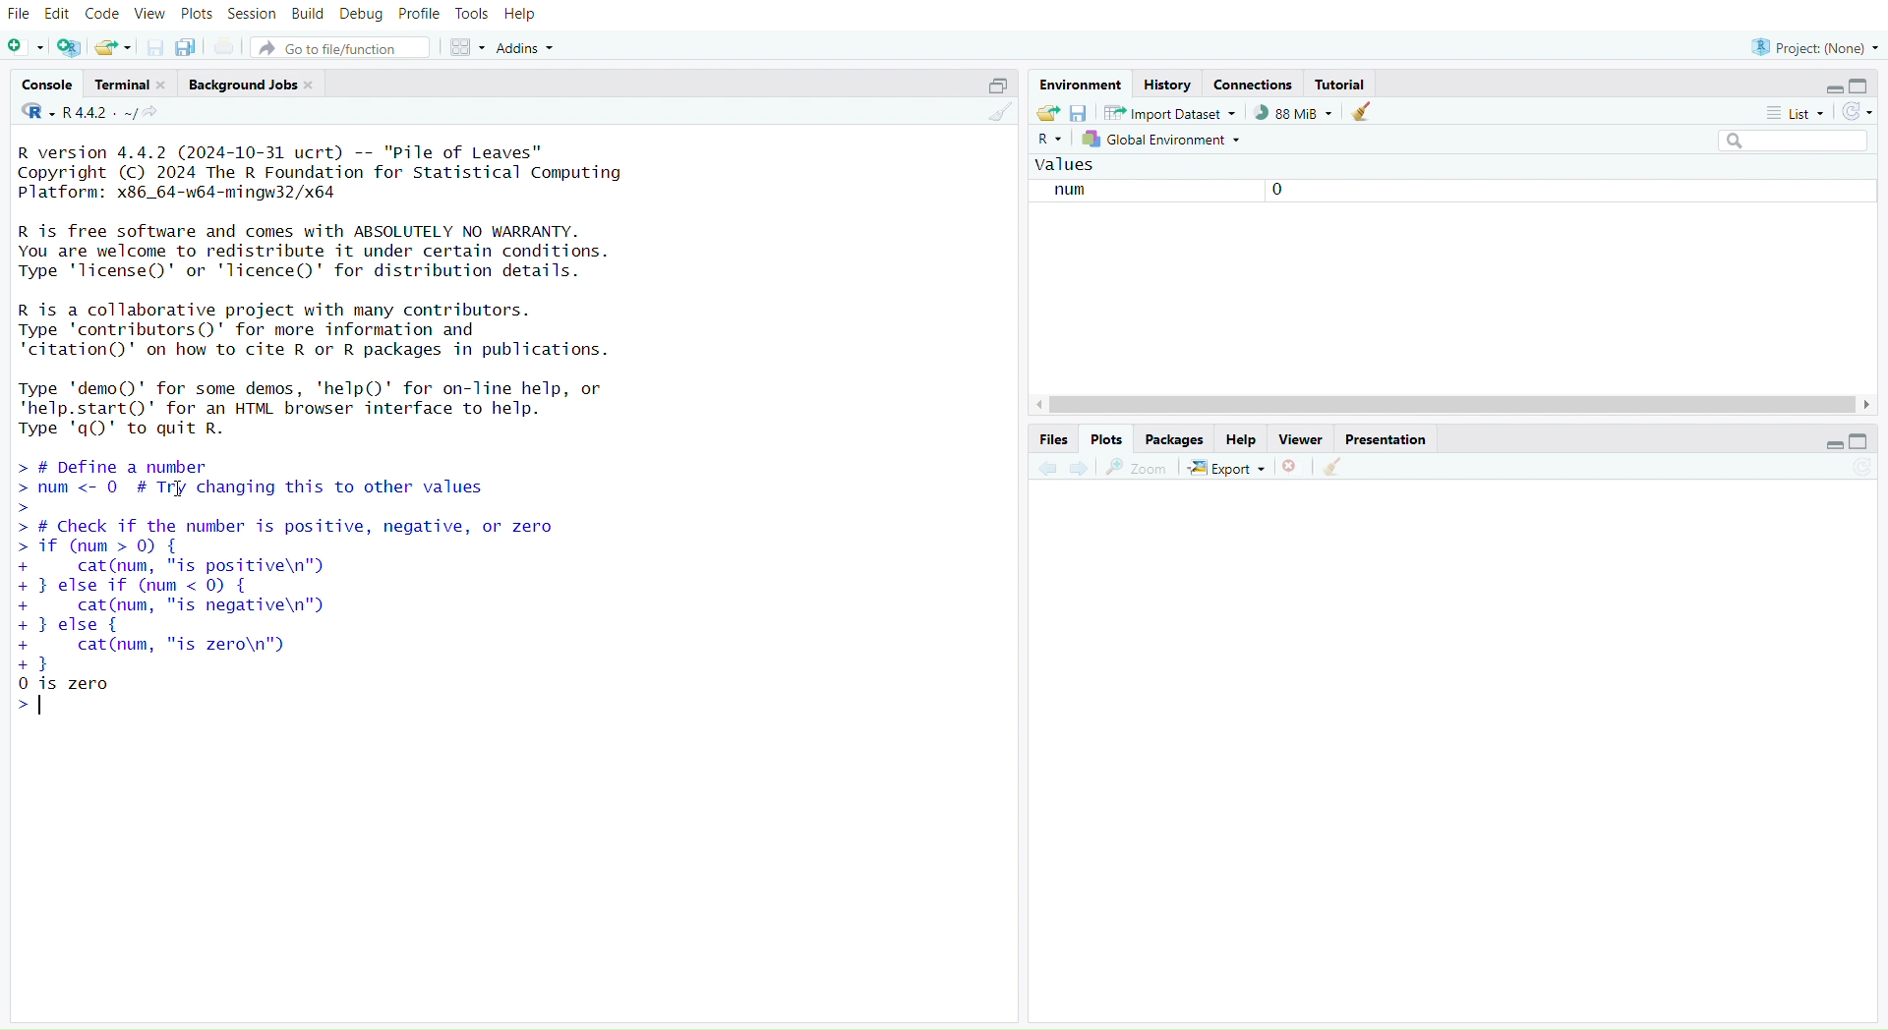  What do you see at coordinates (1387, 440) in the screenshot?
I see `presentation` at bounding box center [1387, 440].